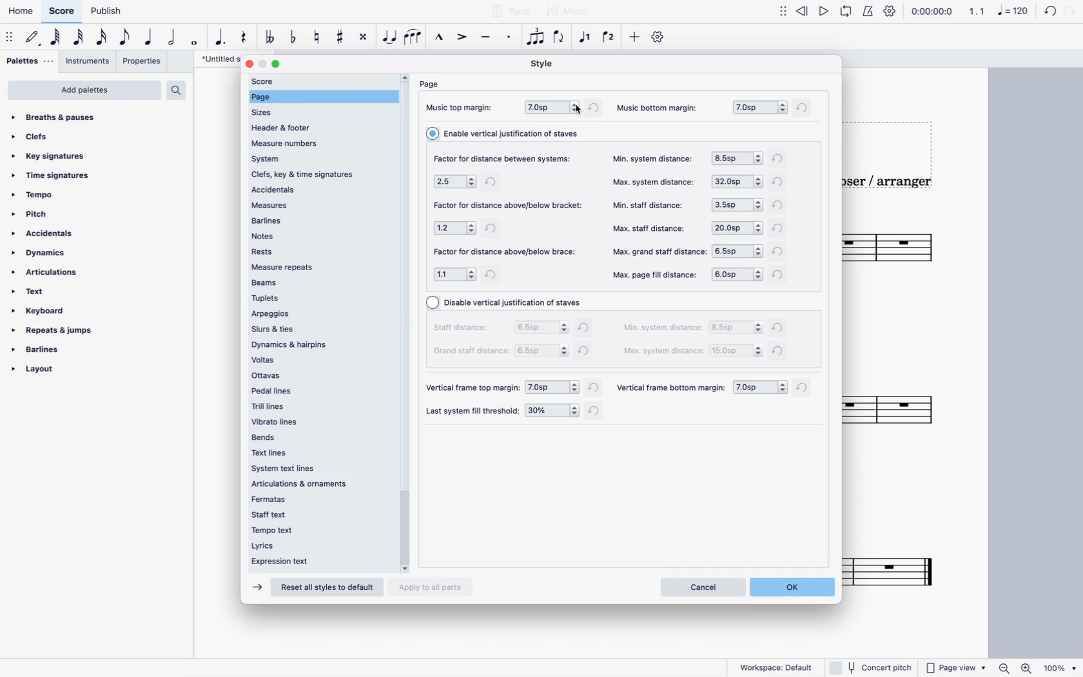 This screenshot has width=1083, height=677. I want to click on workspace, so click(778, 668).